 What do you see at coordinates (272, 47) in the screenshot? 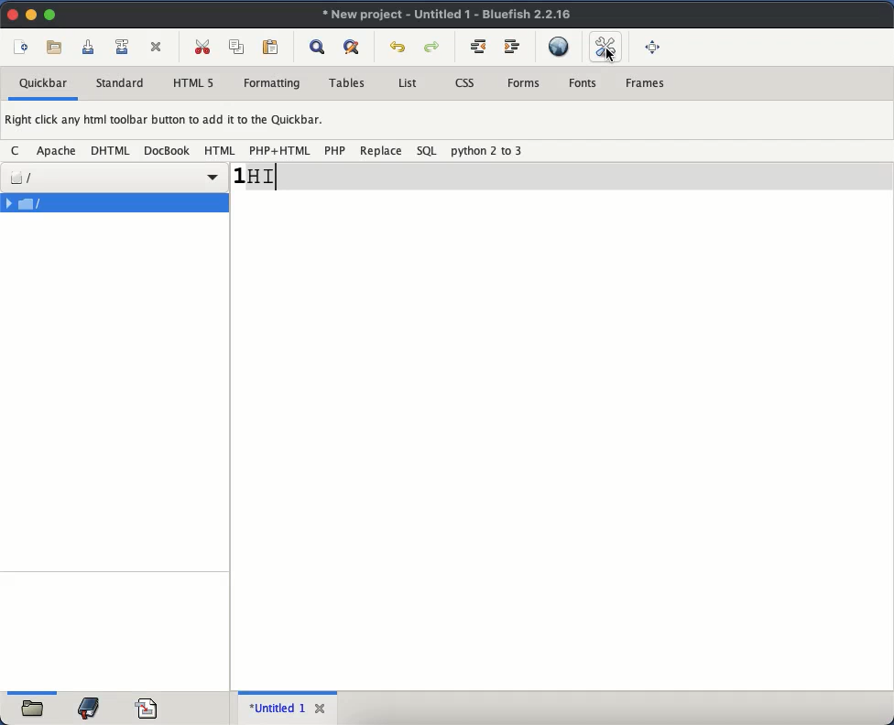
I see `paste` at bounding box center [272, 47].